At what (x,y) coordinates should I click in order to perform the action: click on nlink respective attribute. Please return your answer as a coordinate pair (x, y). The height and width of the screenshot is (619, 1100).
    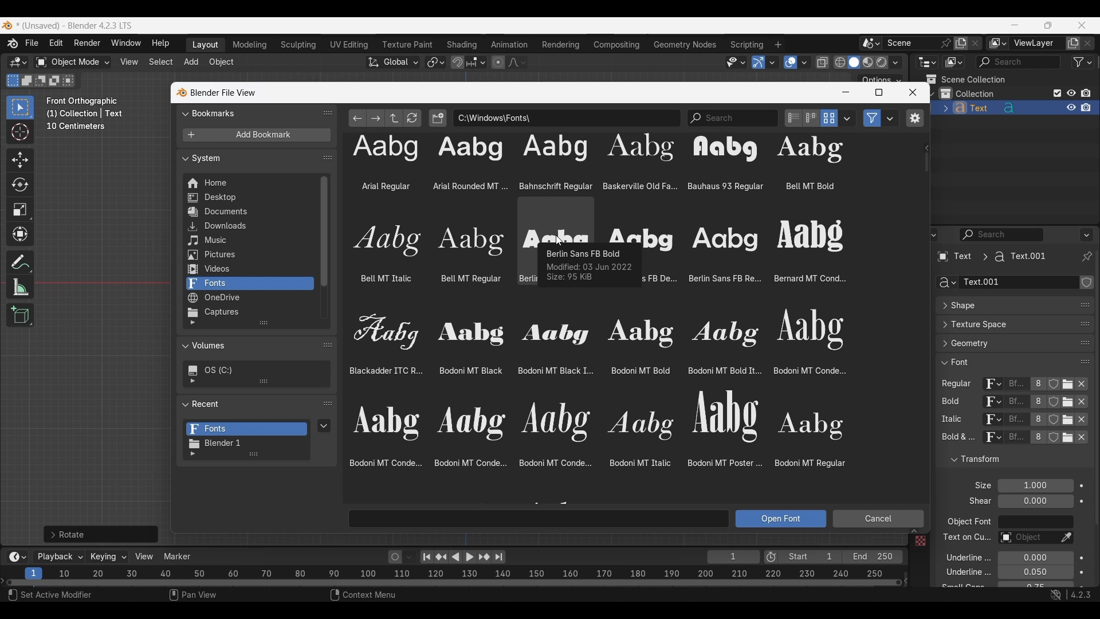
    Looking at the image, I should click on (1062, 420).